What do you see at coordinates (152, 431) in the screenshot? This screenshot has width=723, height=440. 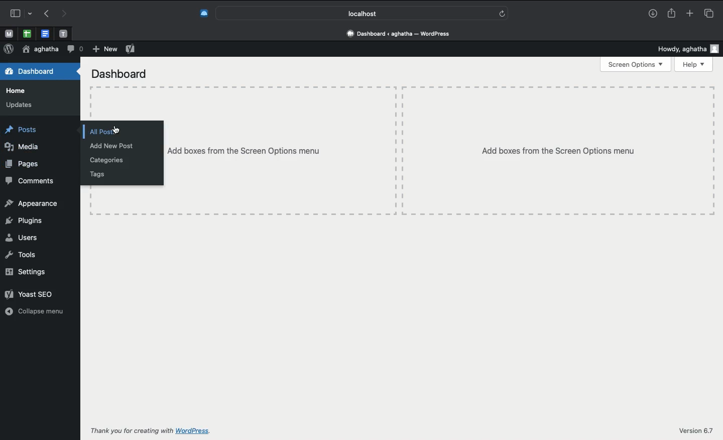 I see `Thank you for creating with WordPress` at bounding box center [152, 431].